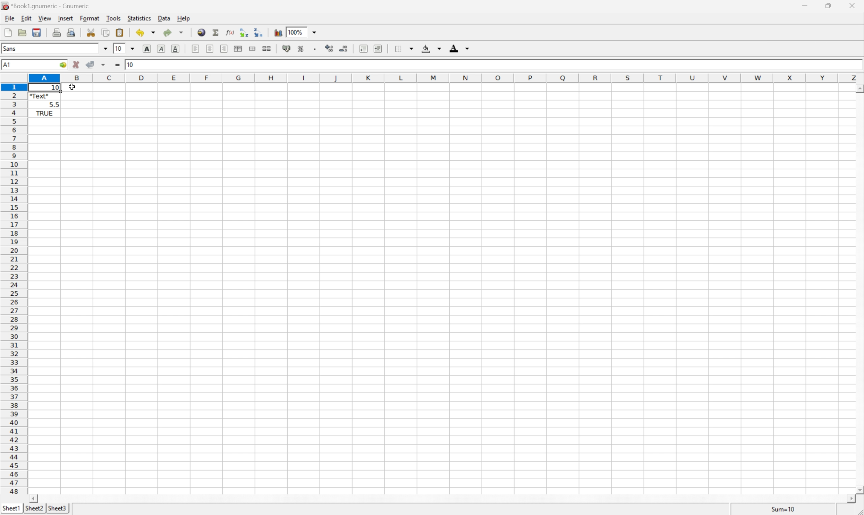 This screenshot has height=515, width=864. What do you see at coordinates (176, 49) in the screenshot?
I see `Underline` at bounding box center [176, 49].